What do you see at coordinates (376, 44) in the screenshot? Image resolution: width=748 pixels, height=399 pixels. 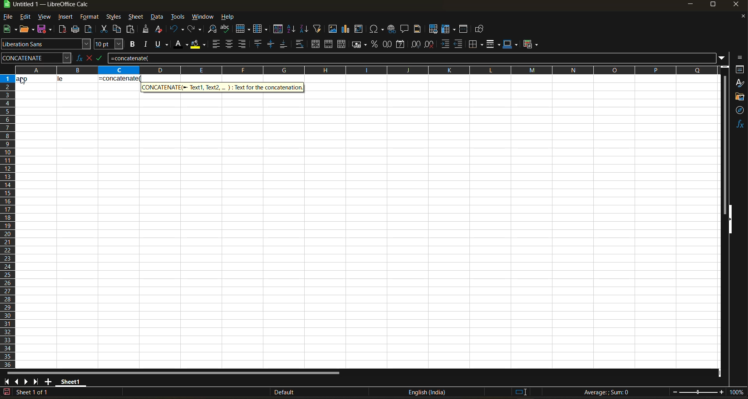 I see `format as percent` at bounding box center [376, 44].